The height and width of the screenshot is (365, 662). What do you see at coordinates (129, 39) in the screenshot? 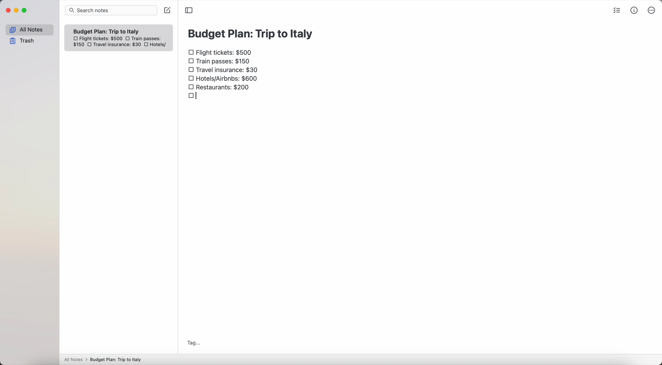
I see `checkbox` at bounding box center [129, 39].